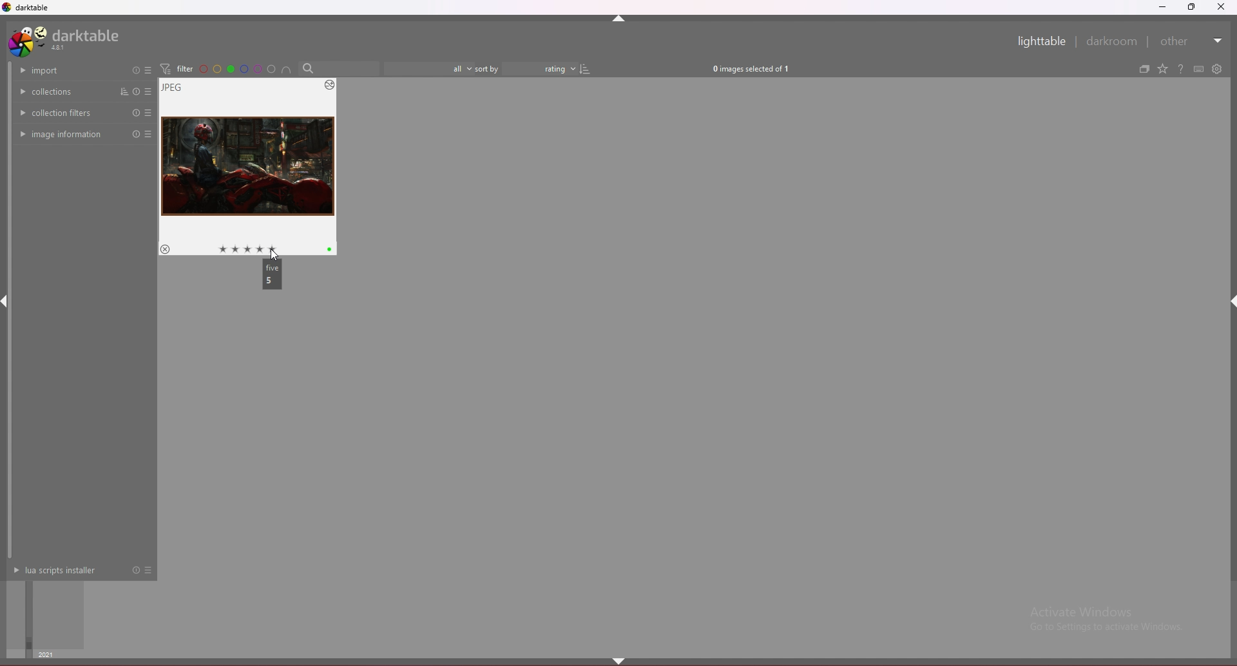  Describe the element at coordinates (44, 615) in the screenshot. I see `time selector` at that location.